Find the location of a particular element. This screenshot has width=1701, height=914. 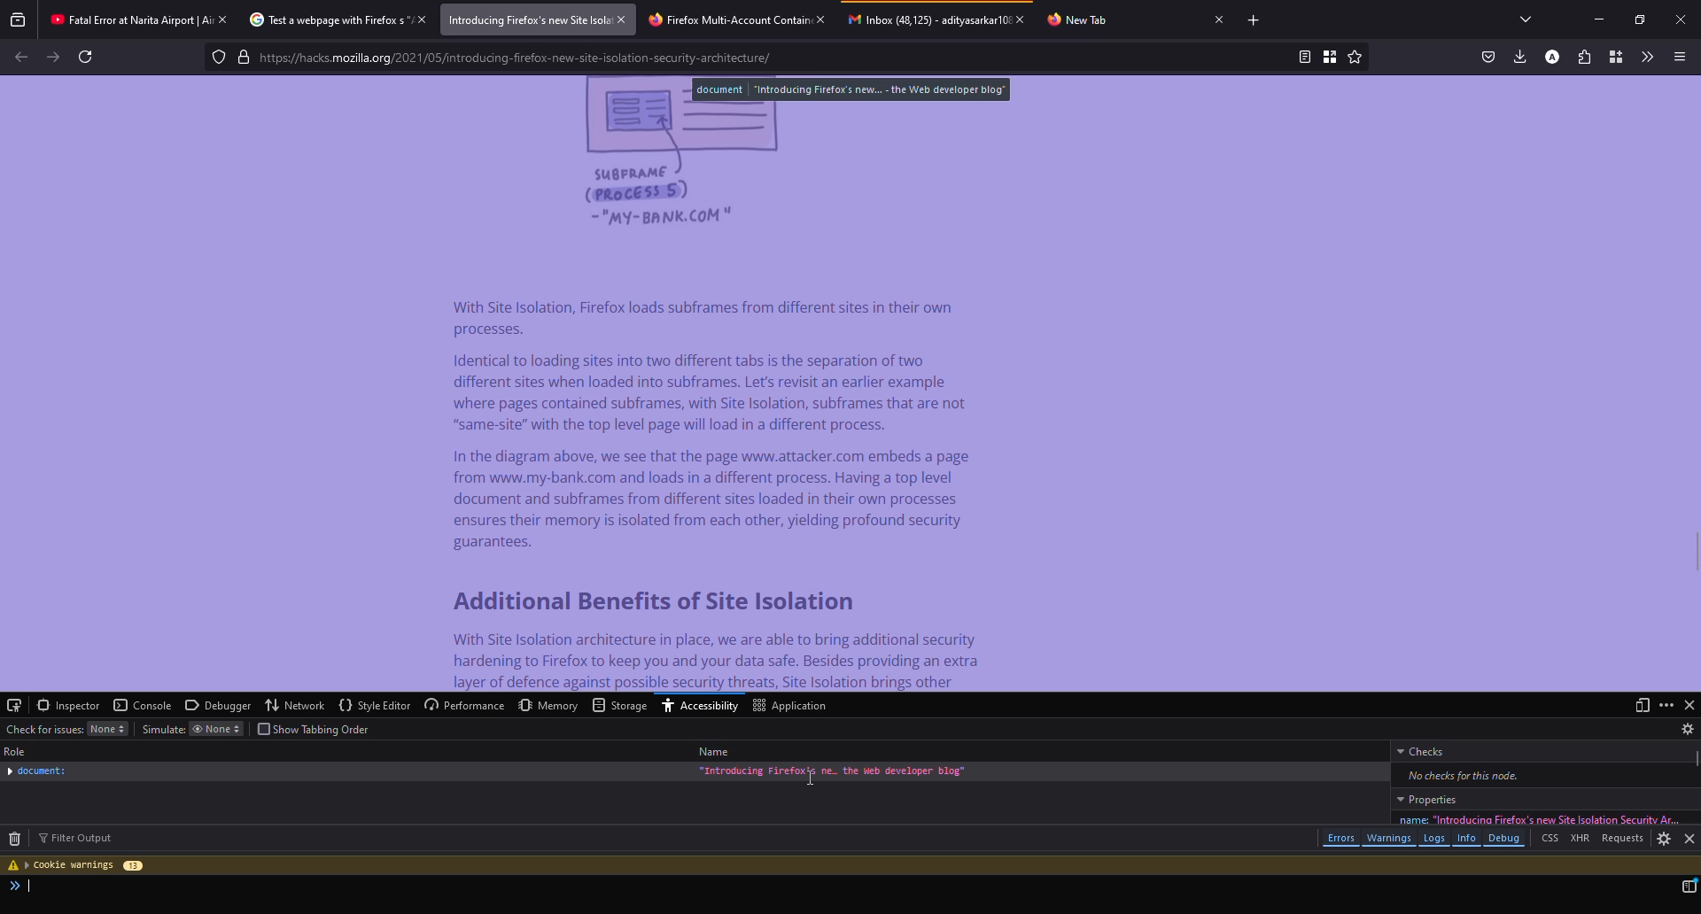

document is located at coordinates (37, 771).